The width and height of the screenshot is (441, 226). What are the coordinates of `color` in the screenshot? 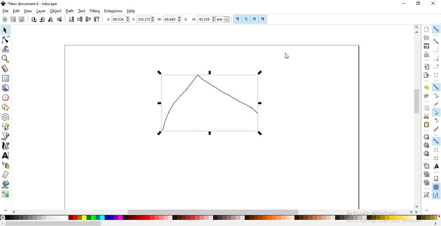 It's located at (221, 218).